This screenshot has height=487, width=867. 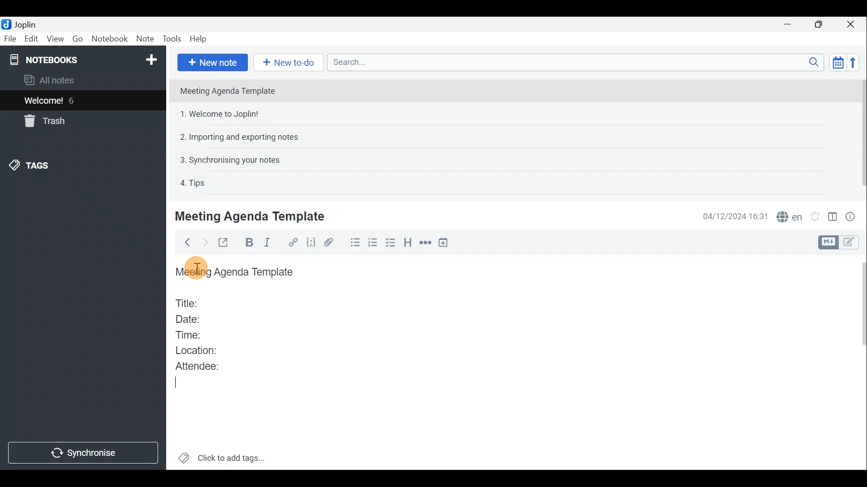 What do you see at coordinates (819, 25) in the screenshot?
I see `Maximise` at bounding box center [819, 25].